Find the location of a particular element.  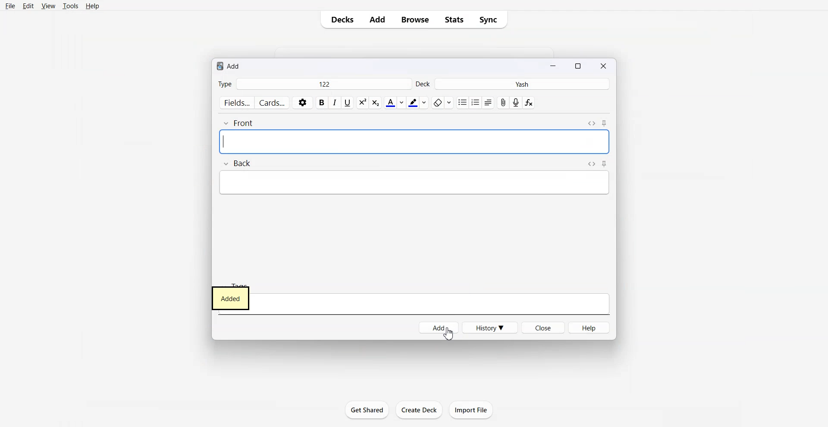

Fields is located at coordinates (235, 102).